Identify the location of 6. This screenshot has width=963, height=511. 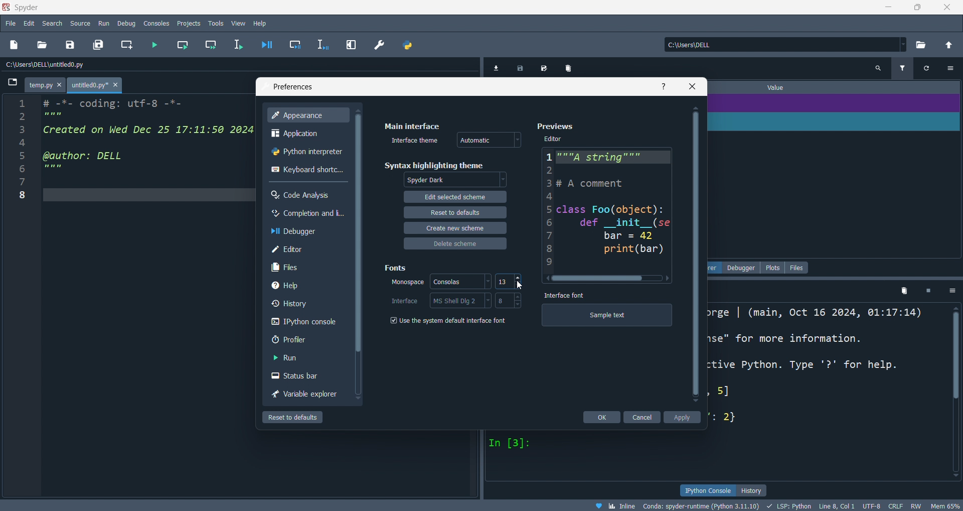
(46, 170).